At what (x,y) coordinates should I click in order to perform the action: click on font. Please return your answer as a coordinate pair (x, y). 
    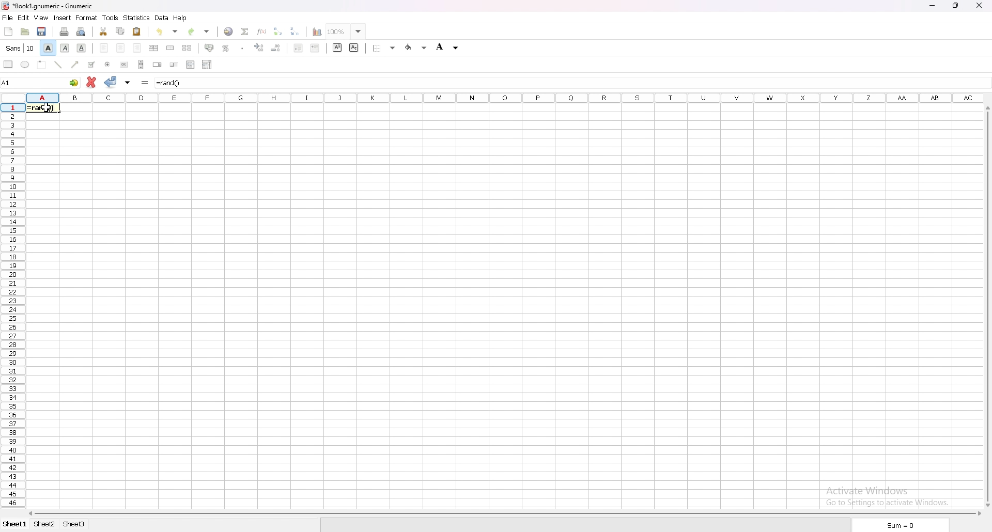
    Looking at the image, I should click on (21, 48).